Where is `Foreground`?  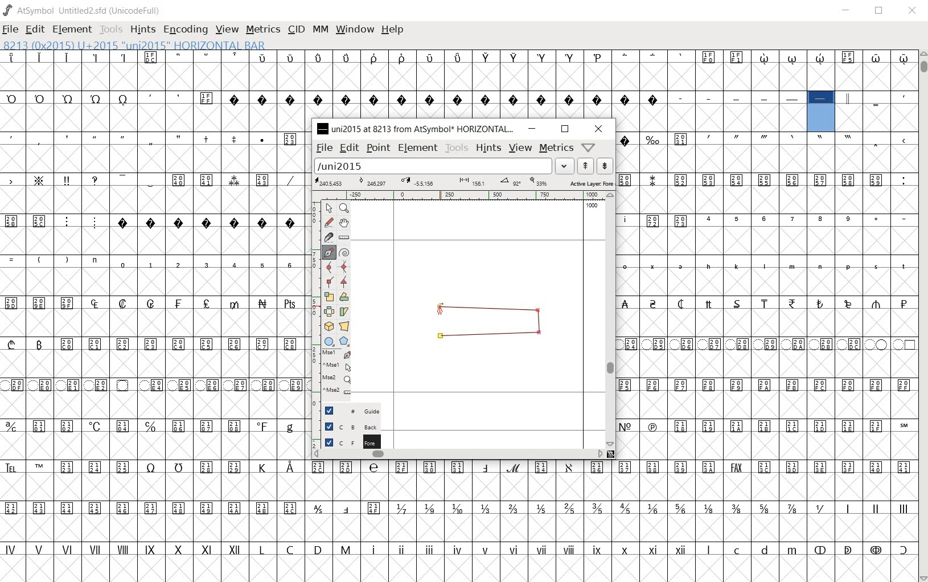 Foreground is located at coordinates (346, 441).